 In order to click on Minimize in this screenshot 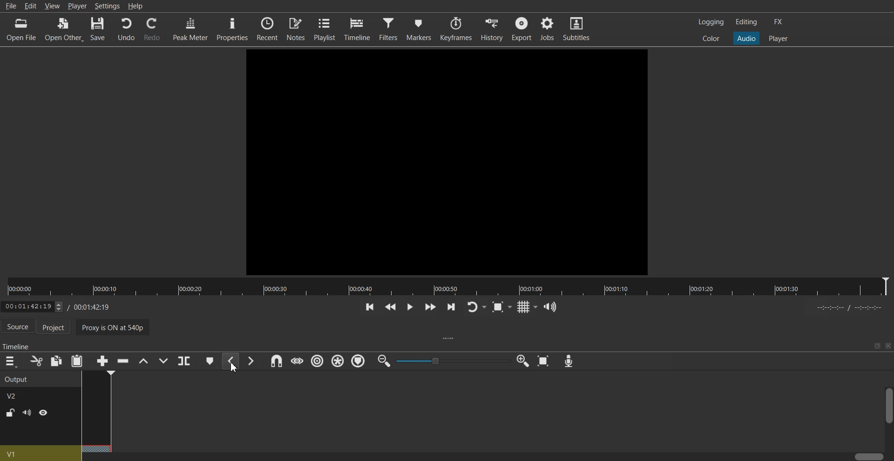, I will do `click(877, 346)`.